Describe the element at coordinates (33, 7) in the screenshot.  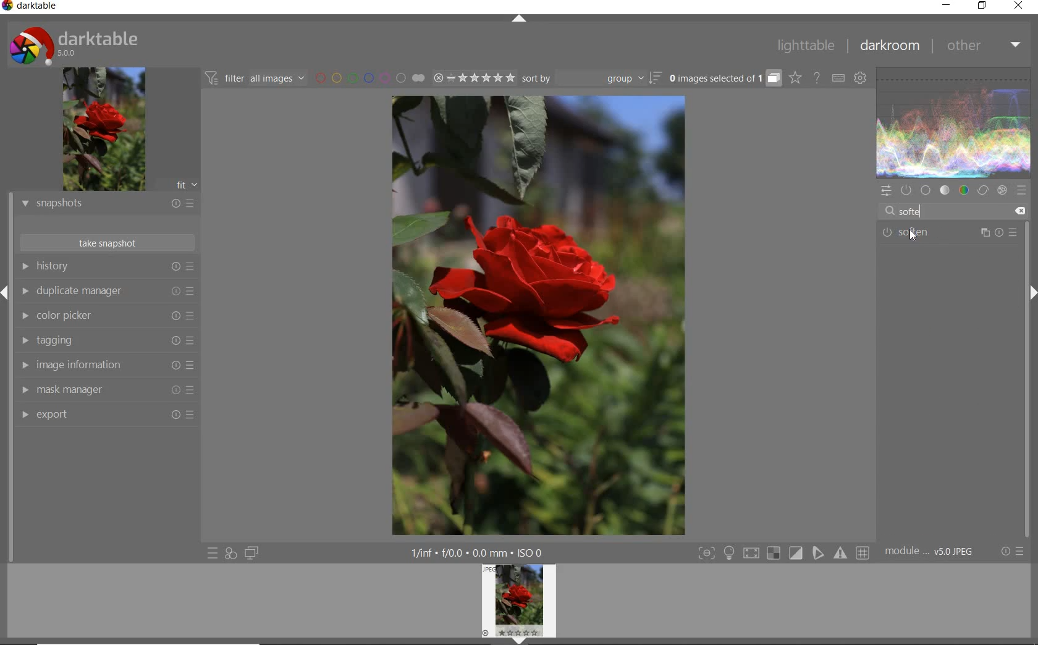
I see `system name` at that location.